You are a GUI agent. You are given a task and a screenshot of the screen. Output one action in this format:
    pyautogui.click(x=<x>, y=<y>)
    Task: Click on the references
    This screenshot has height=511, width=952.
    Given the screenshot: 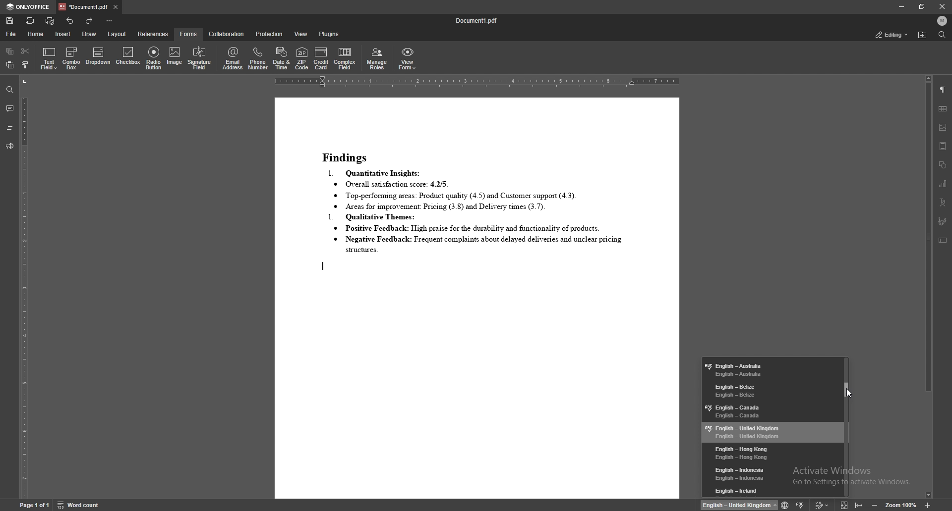 What is the action you would take?
    pyautogui.click(x=154, y=34)
    